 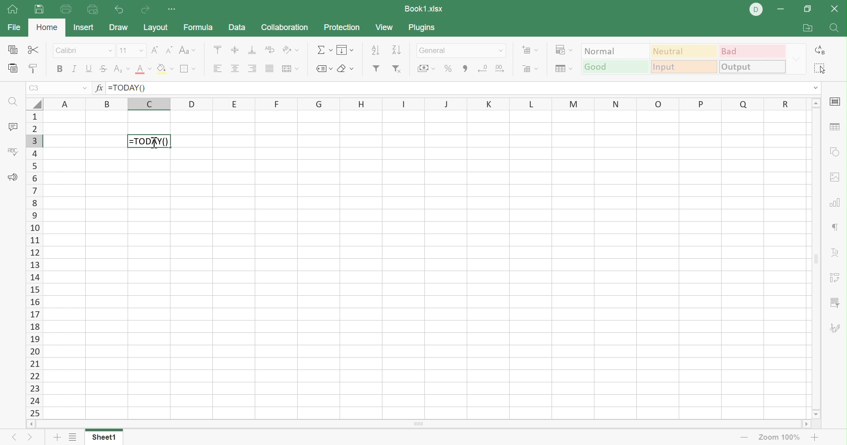 I want to click on Strikethrough, so click(x=103, y=69).